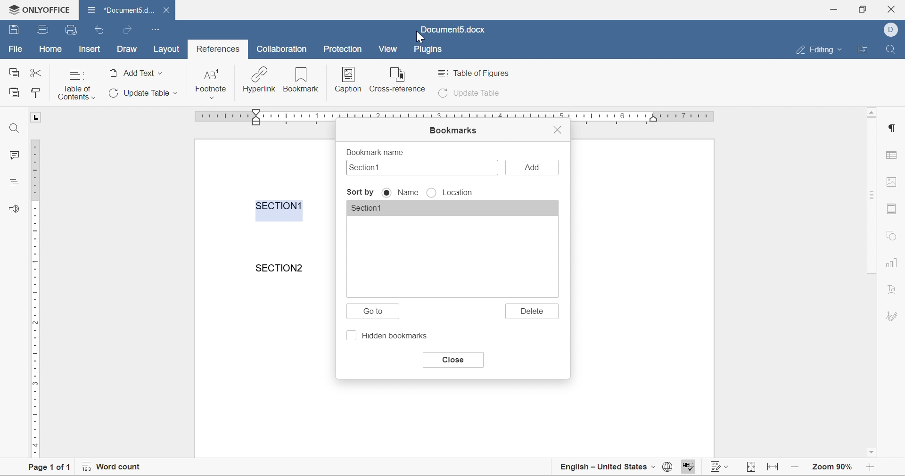 This screenshot has height=476, width=905. Describe the element at coordinates (374, 209) in the screenshot. I see `Section1` at that location.